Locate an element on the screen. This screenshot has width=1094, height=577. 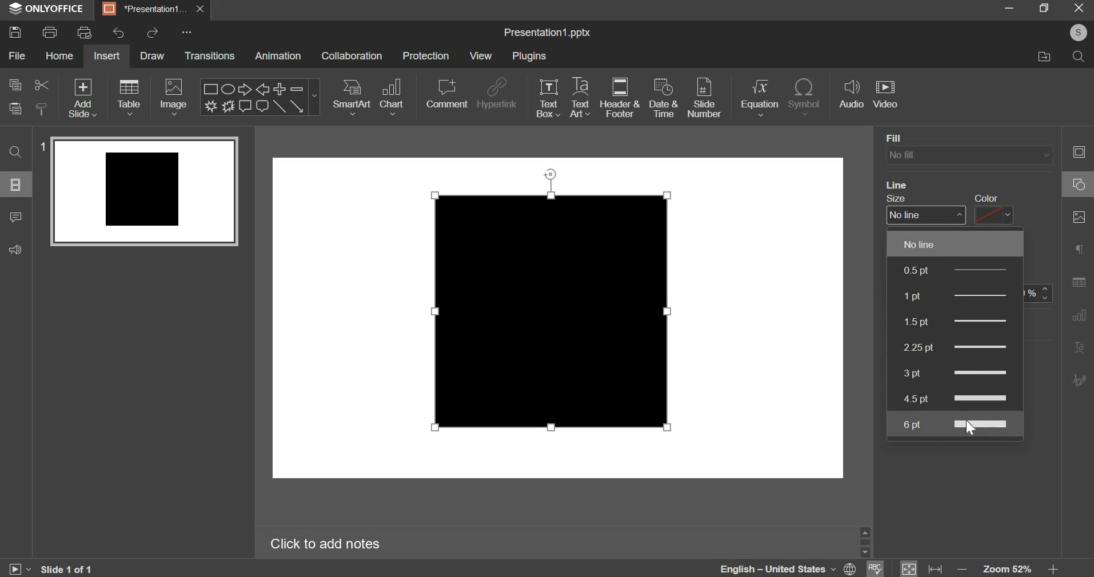
Line is located at coordinates (280, 107).